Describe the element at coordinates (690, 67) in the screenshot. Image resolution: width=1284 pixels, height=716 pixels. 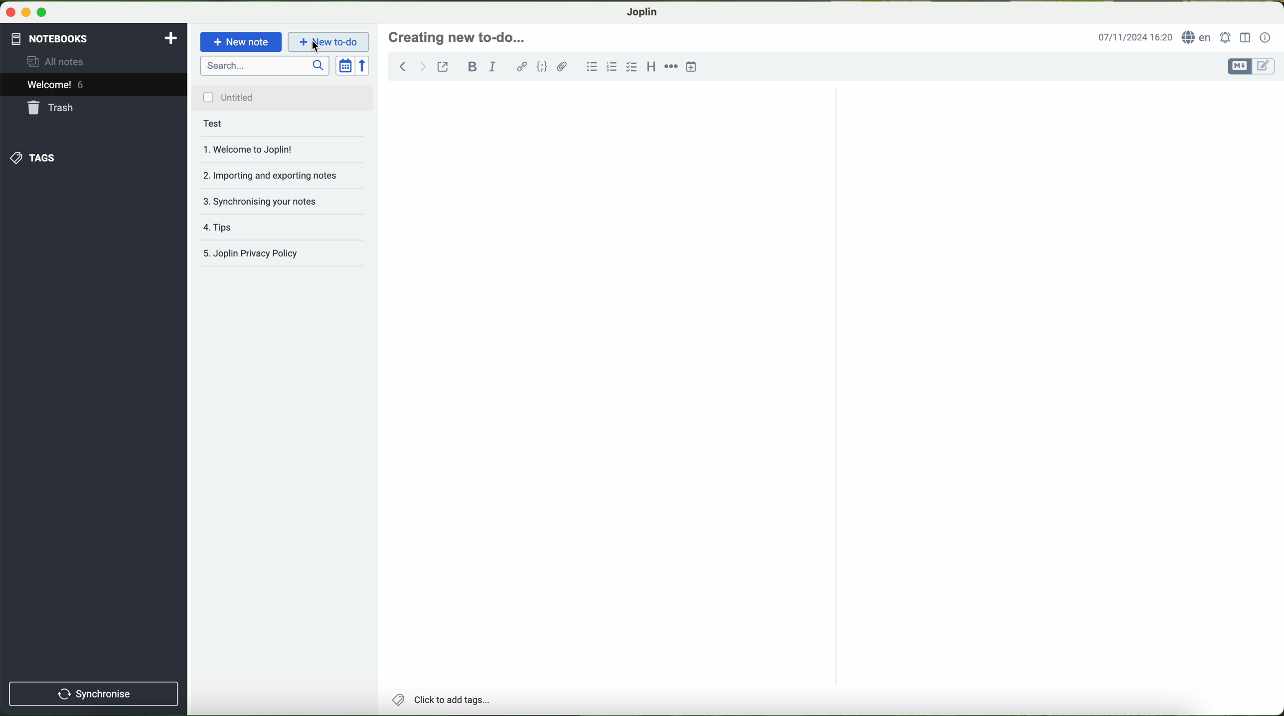
I see `insert time` at that location.